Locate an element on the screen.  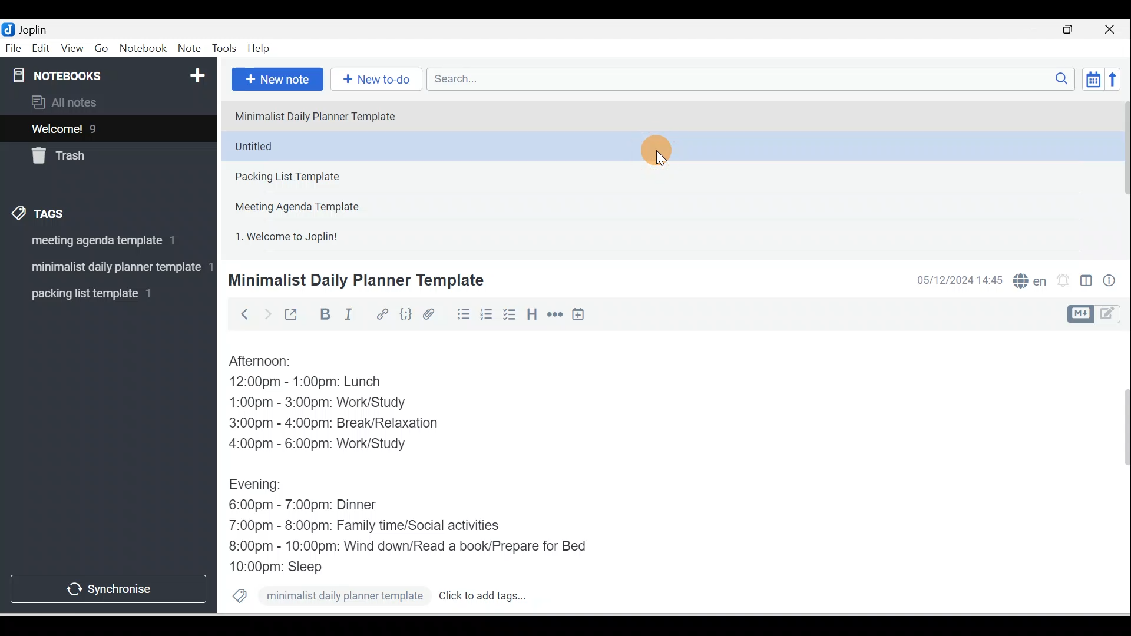
Notebook is located at coordinates (143, 49).